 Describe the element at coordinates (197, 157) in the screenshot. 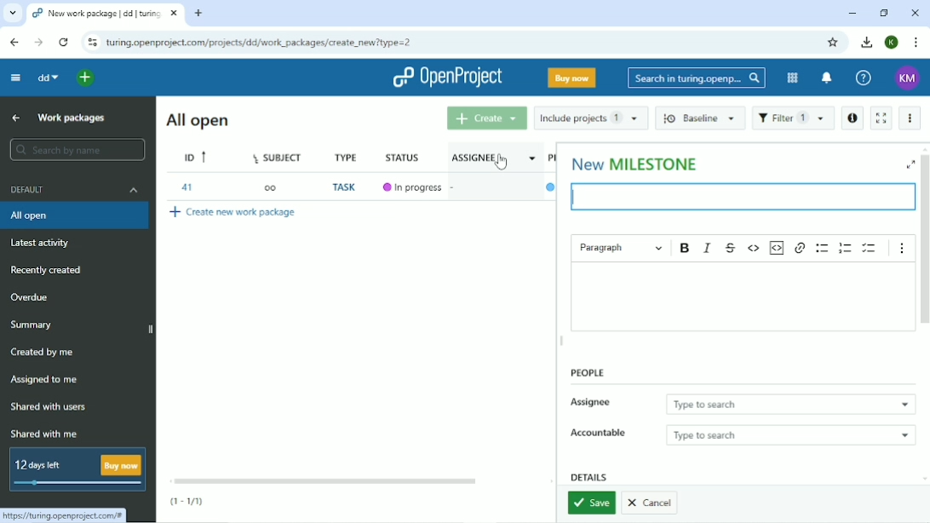

I see `ID` at that location.